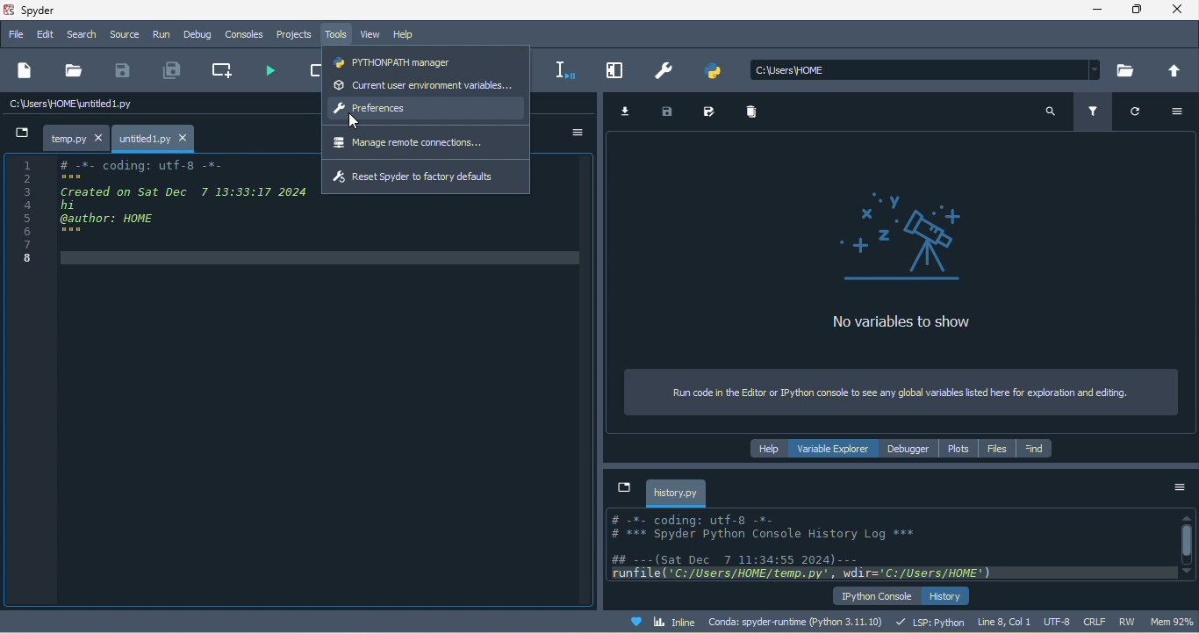 Image resolution: width=1199 pixels, height=634 pixels. Describe the element at coordinates (574, 133) in the screenshot. I see `option` at that location.